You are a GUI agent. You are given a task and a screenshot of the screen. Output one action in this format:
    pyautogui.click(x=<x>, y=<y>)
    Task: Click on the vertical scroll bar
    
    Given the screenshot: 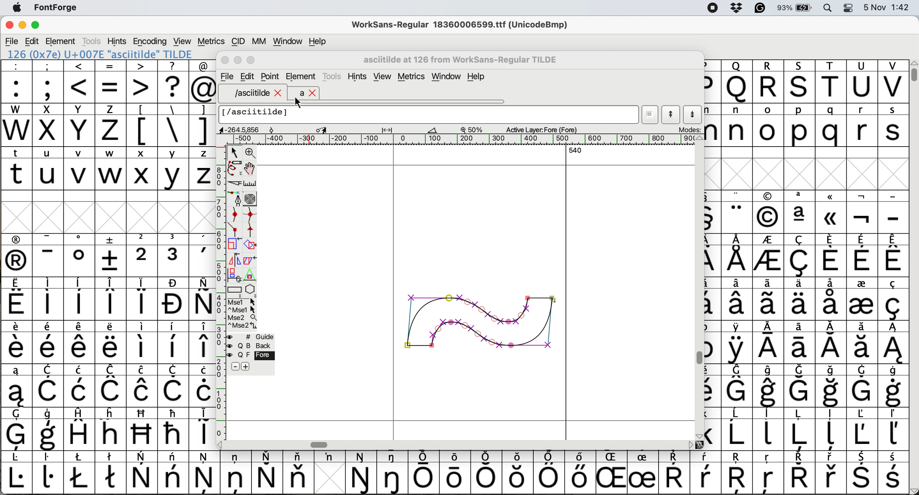 What is the action you would take?
    pyautogui.click(x=913, y=71)
    